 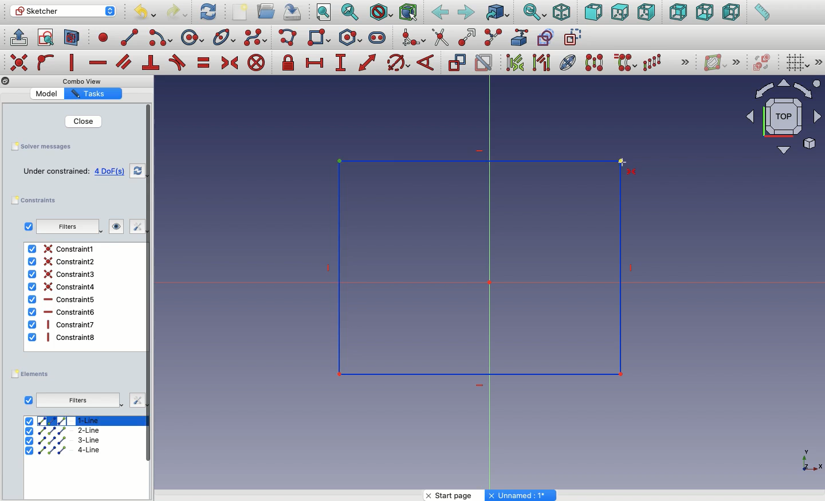 What do you see at coordinates (229, 65) in the screenshot?
I see `constrain symmetrical ` at bounding box center [229, 65].